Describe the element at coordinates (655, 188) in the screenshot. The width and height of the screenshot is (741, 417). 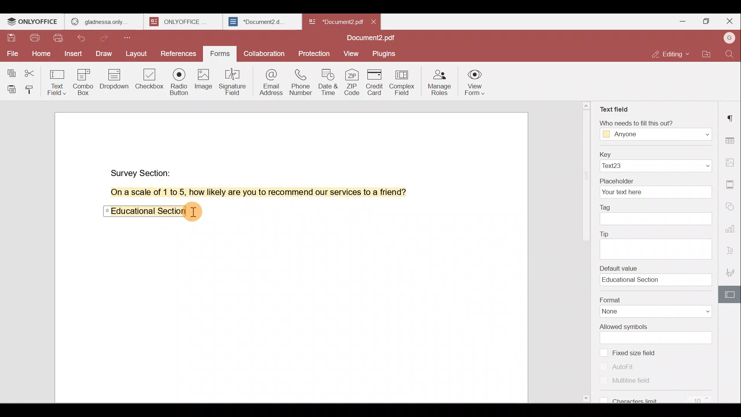
I see `Placeholder` at that location.